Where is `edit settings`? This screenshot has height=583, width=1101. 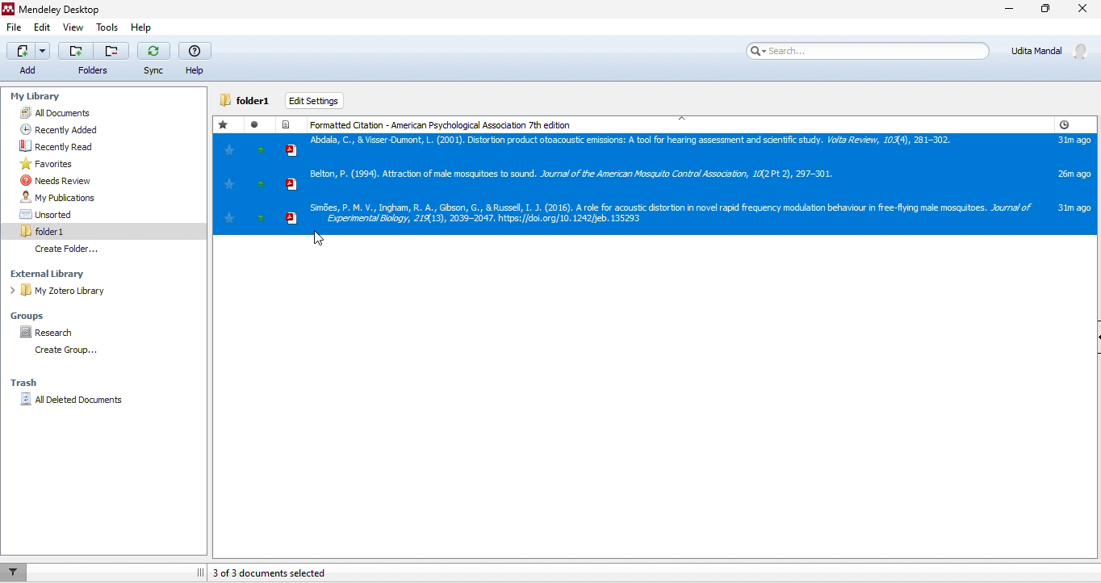
edit settings is located at coordinates (316, 101).